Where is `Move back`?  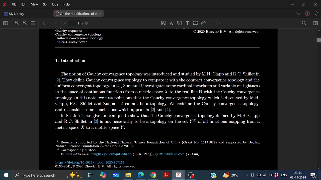 Move back is located at coordinates (44, 23).